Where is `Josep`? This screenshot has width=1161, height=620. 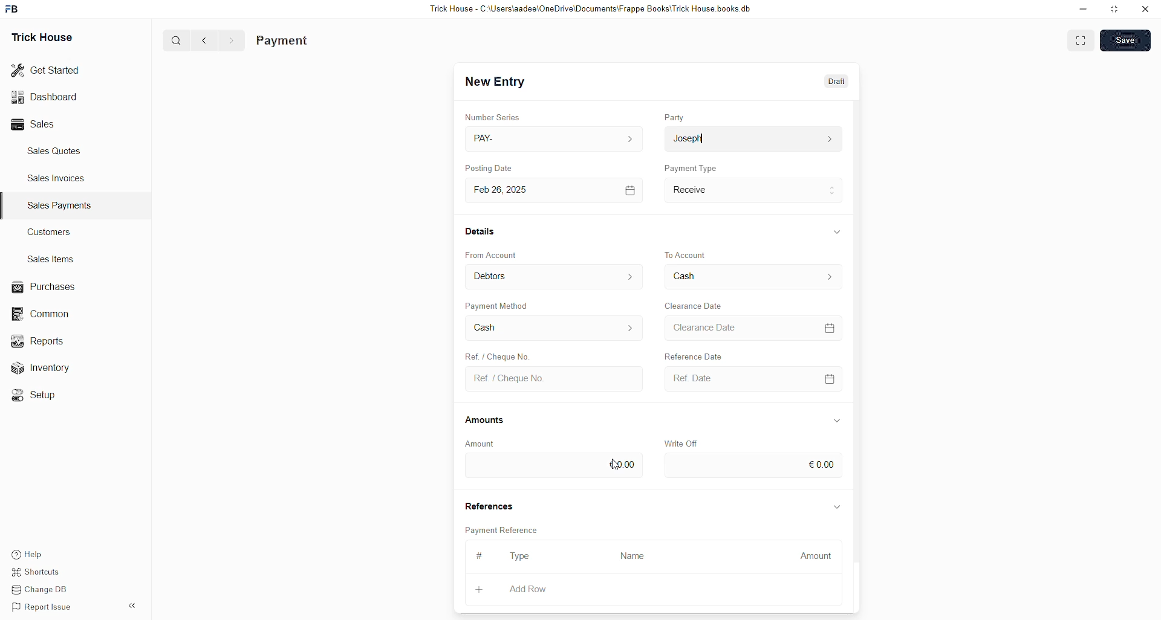 Josep is located at coordinates (753, 138).